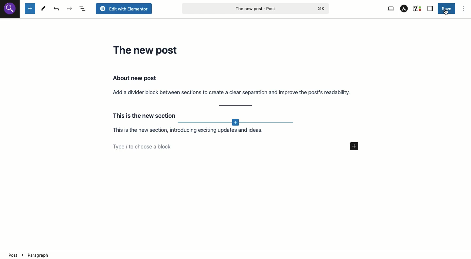 This screenshot has width=471, height=259. What do you see at coordinates (404, 9) in the screenshot?
I see `Astar` at bounding box center [404, 9].